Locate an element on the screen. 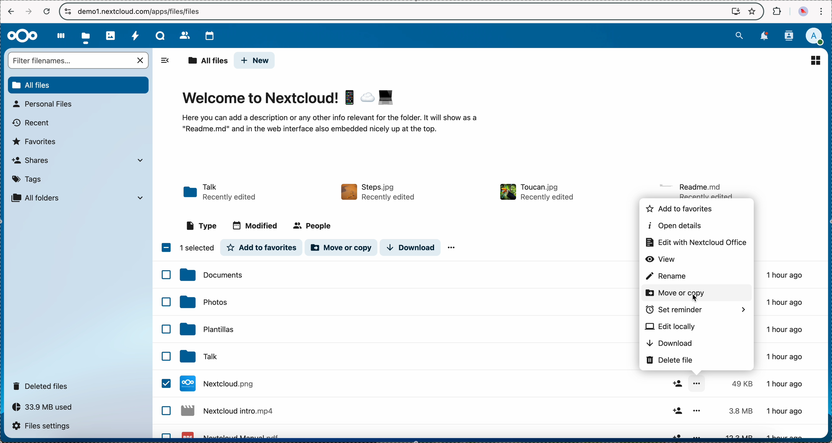  add to favorites is located at coordinates (677, 209).